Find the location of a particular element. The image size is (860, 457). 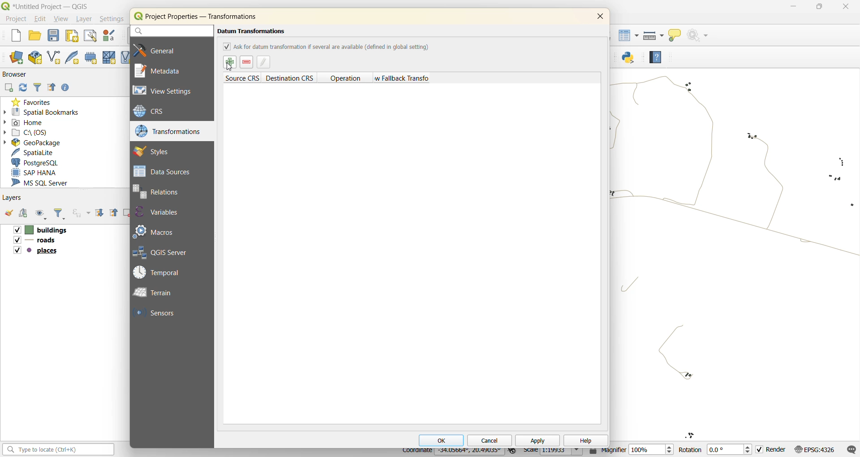

open is located at coordinates (9, 212).